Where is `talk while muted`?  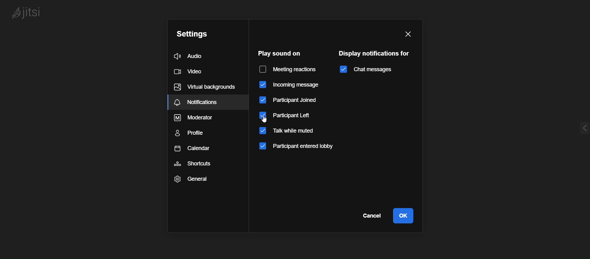 talk while muted is located at coordinates (290, 131).